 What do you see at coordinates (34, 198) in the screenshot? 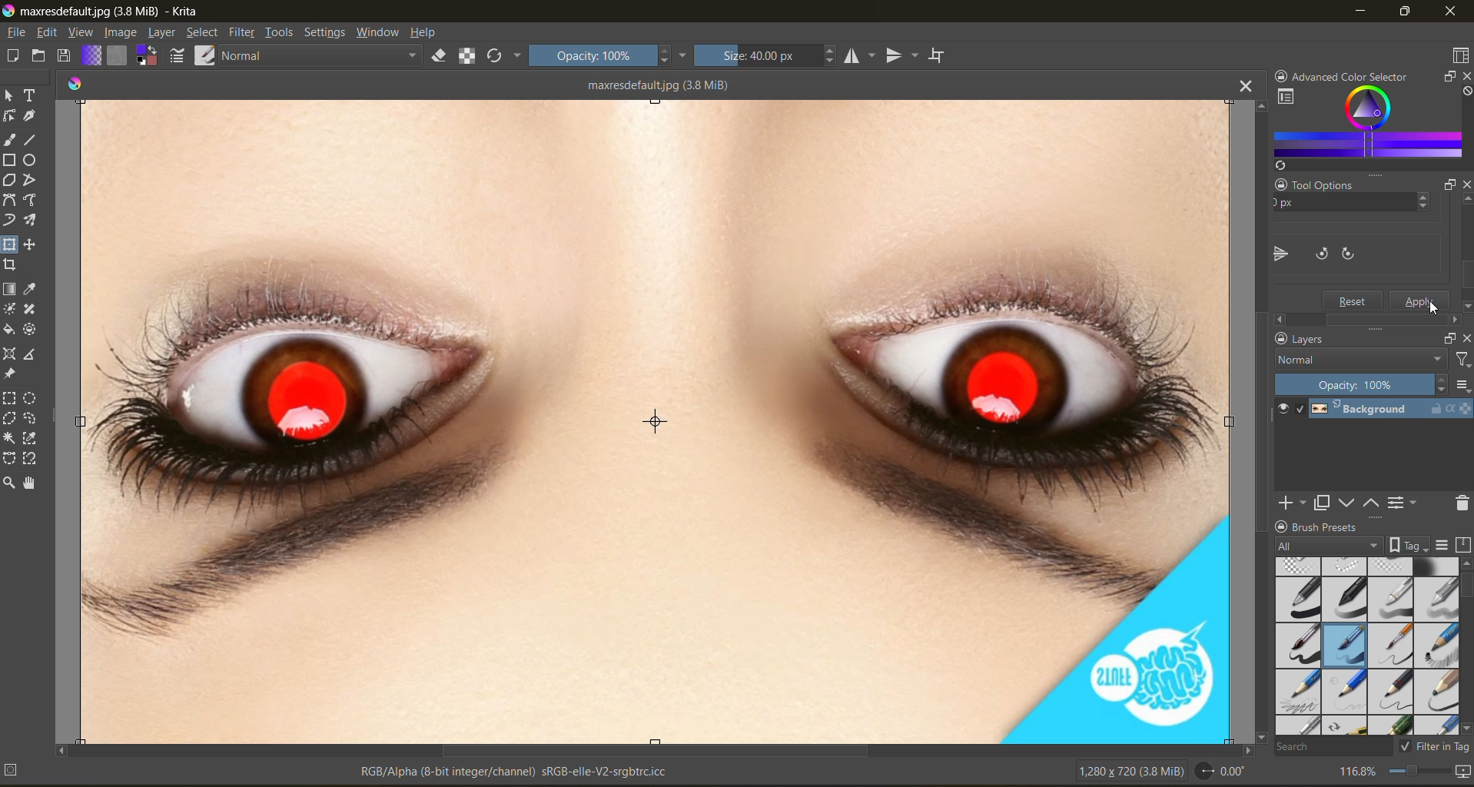
I see `tool` at bounding box center [34, 198].